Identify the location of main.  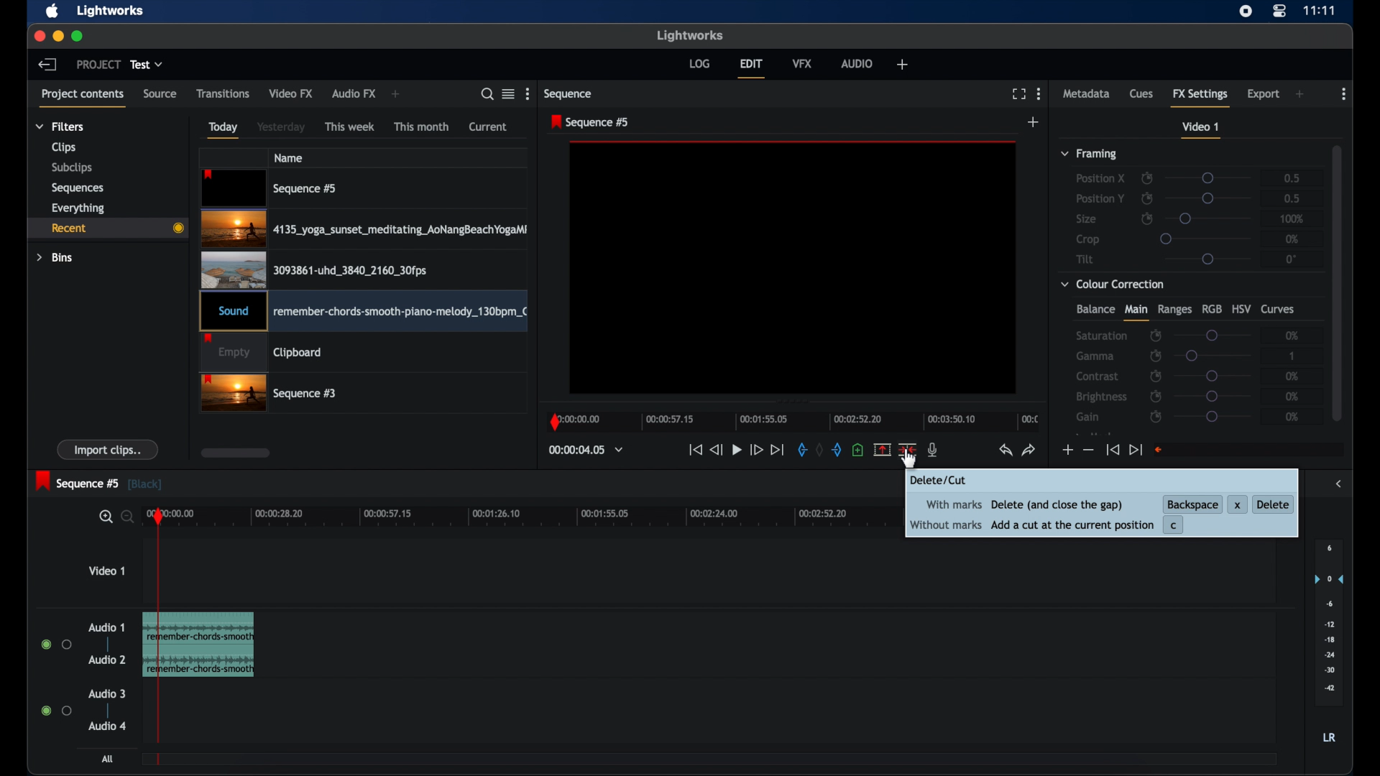
(1136, 313).